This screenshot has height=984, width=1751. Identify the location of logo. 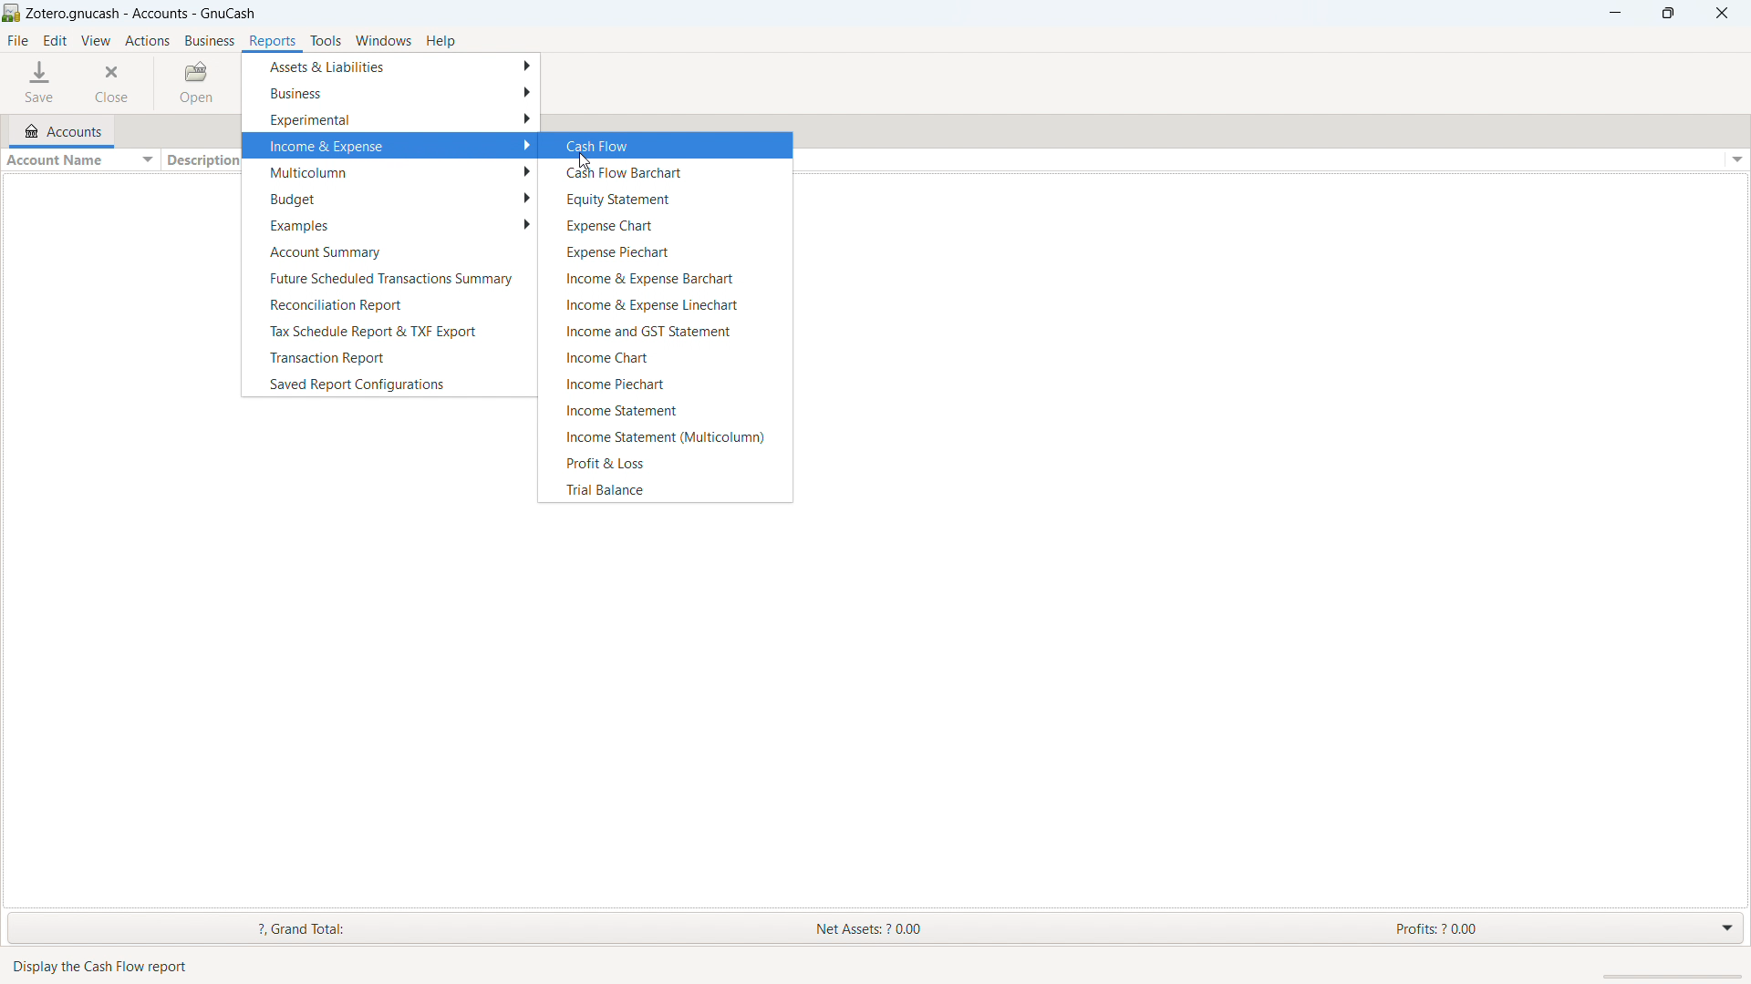
(12, 14).